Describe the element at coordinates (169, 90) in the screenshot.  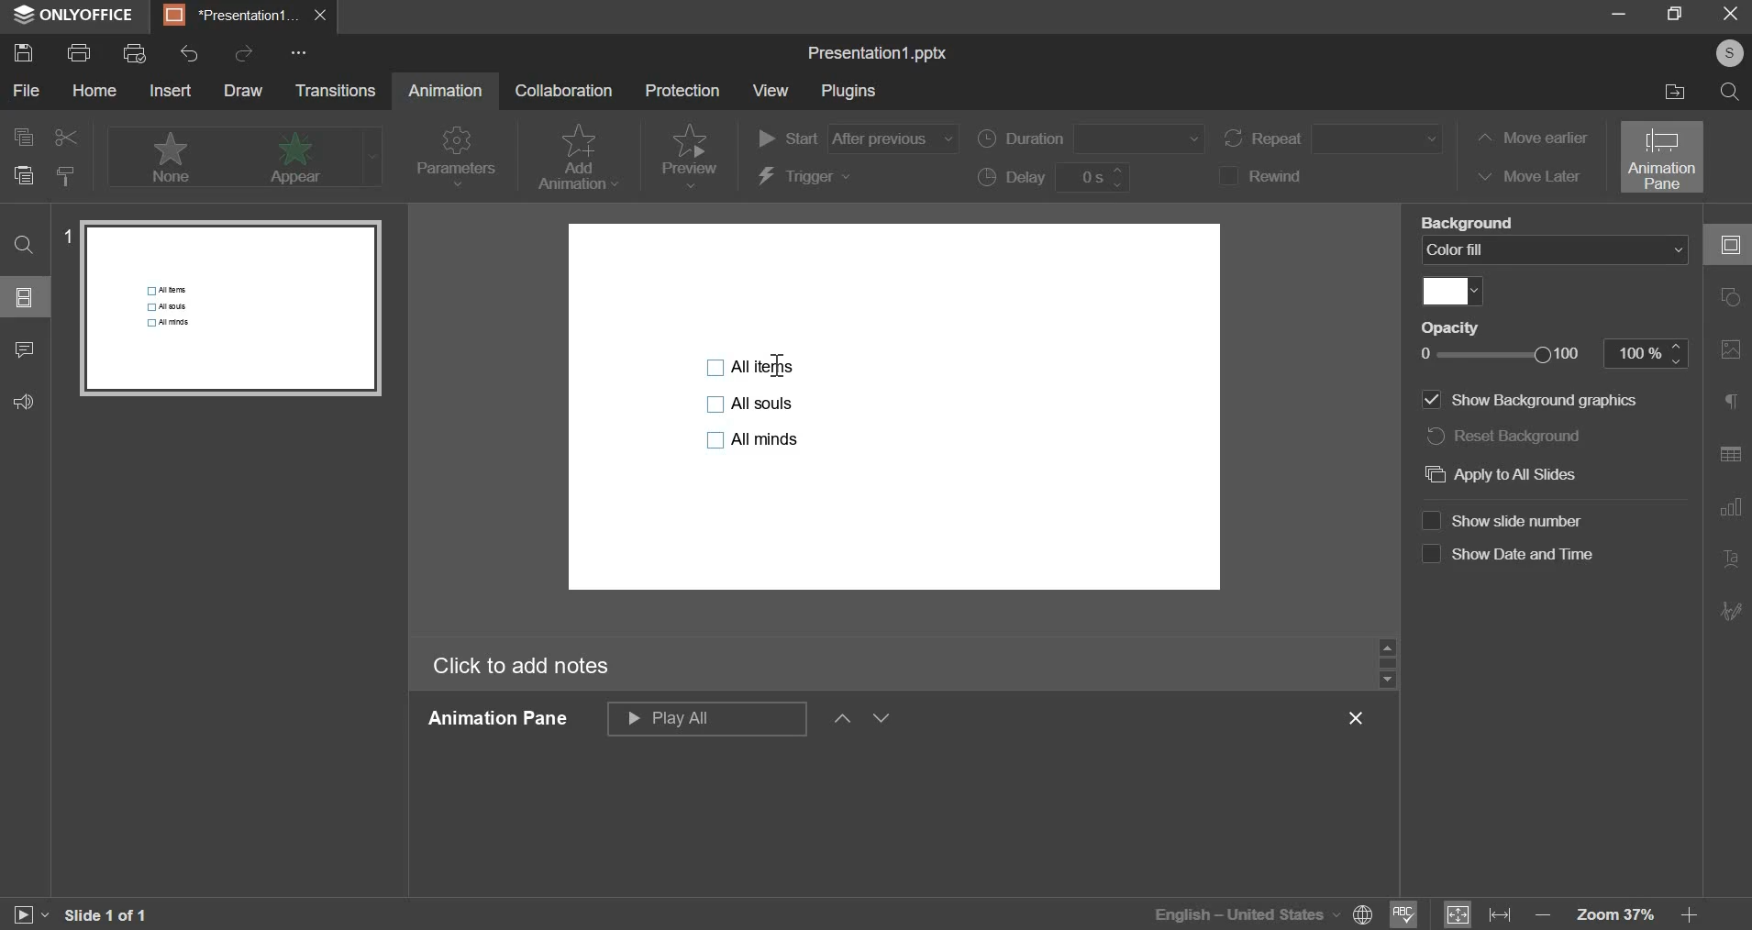
I see `insert` at that location.